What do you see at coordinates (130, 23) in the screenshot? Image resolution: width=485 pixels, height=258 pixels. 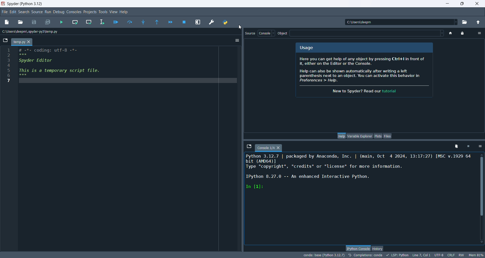 I see `run current line` at bounding box center [130, 23].